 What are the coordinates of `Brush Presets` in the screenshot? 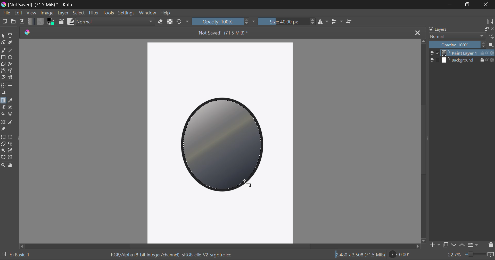 It's located at (72, 22).